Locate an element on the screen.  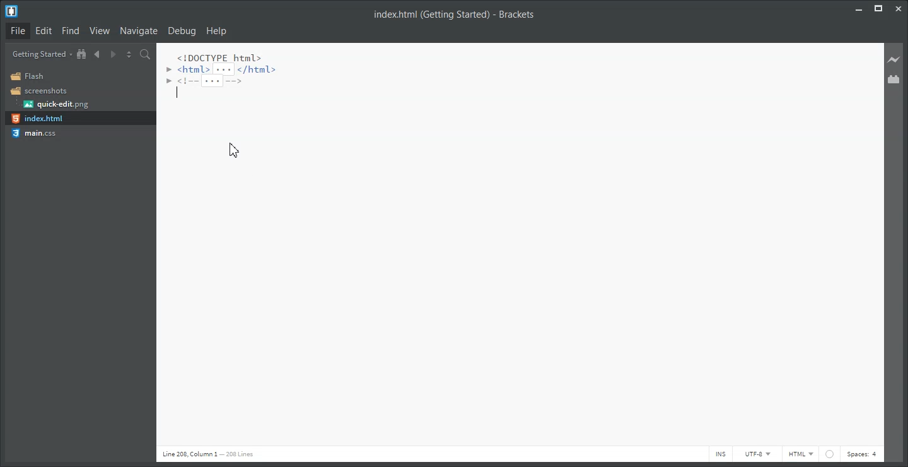
index.html is located at coordinates (37, 118).